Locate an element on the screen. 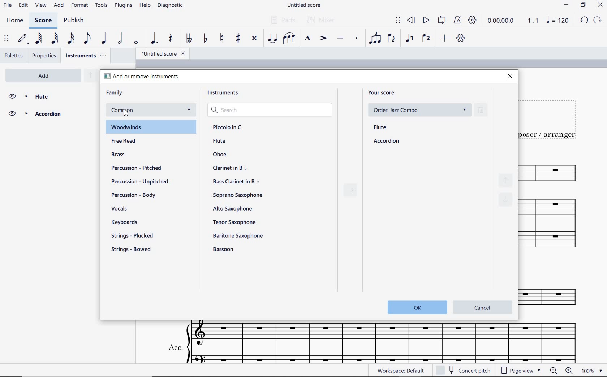  cursor is located at coordinates (122, 113).